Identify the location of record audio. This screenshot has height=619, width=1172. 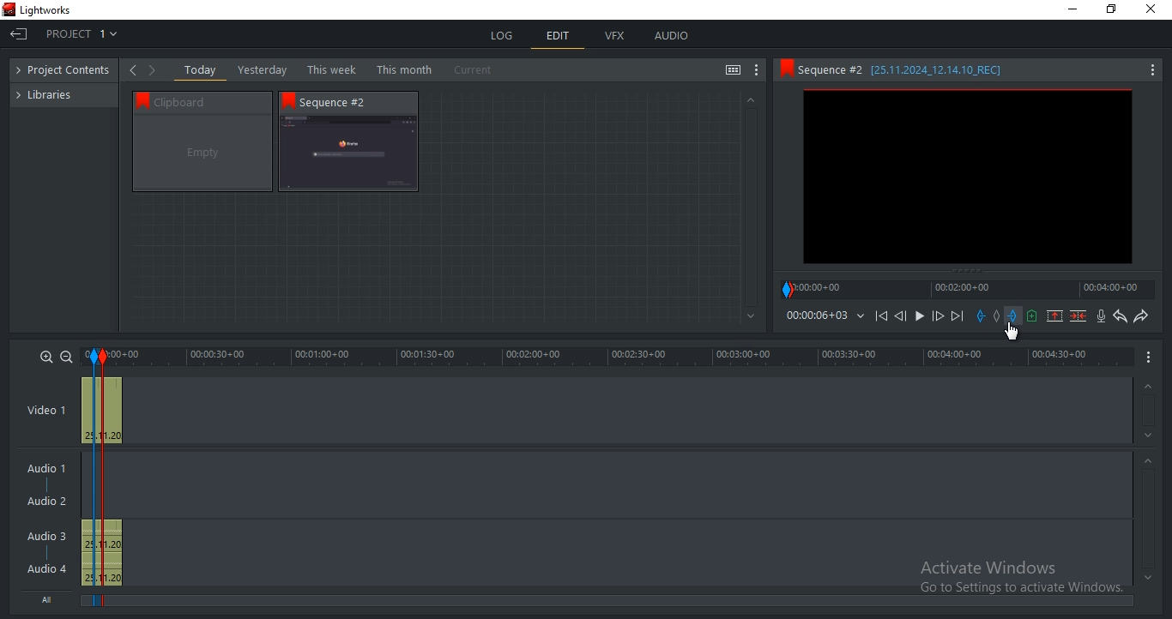
(1103, 316).